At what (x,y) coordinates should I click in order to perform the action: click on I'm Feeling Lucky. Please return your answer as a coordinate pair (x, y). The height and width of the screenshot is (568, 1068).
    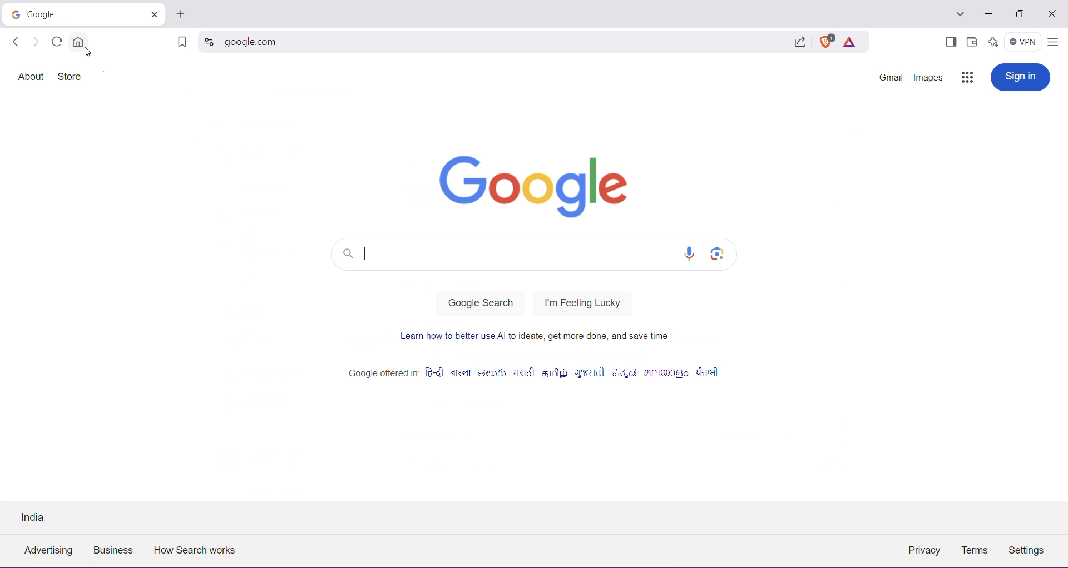
    Looking at the image, I should click on (580, 305).